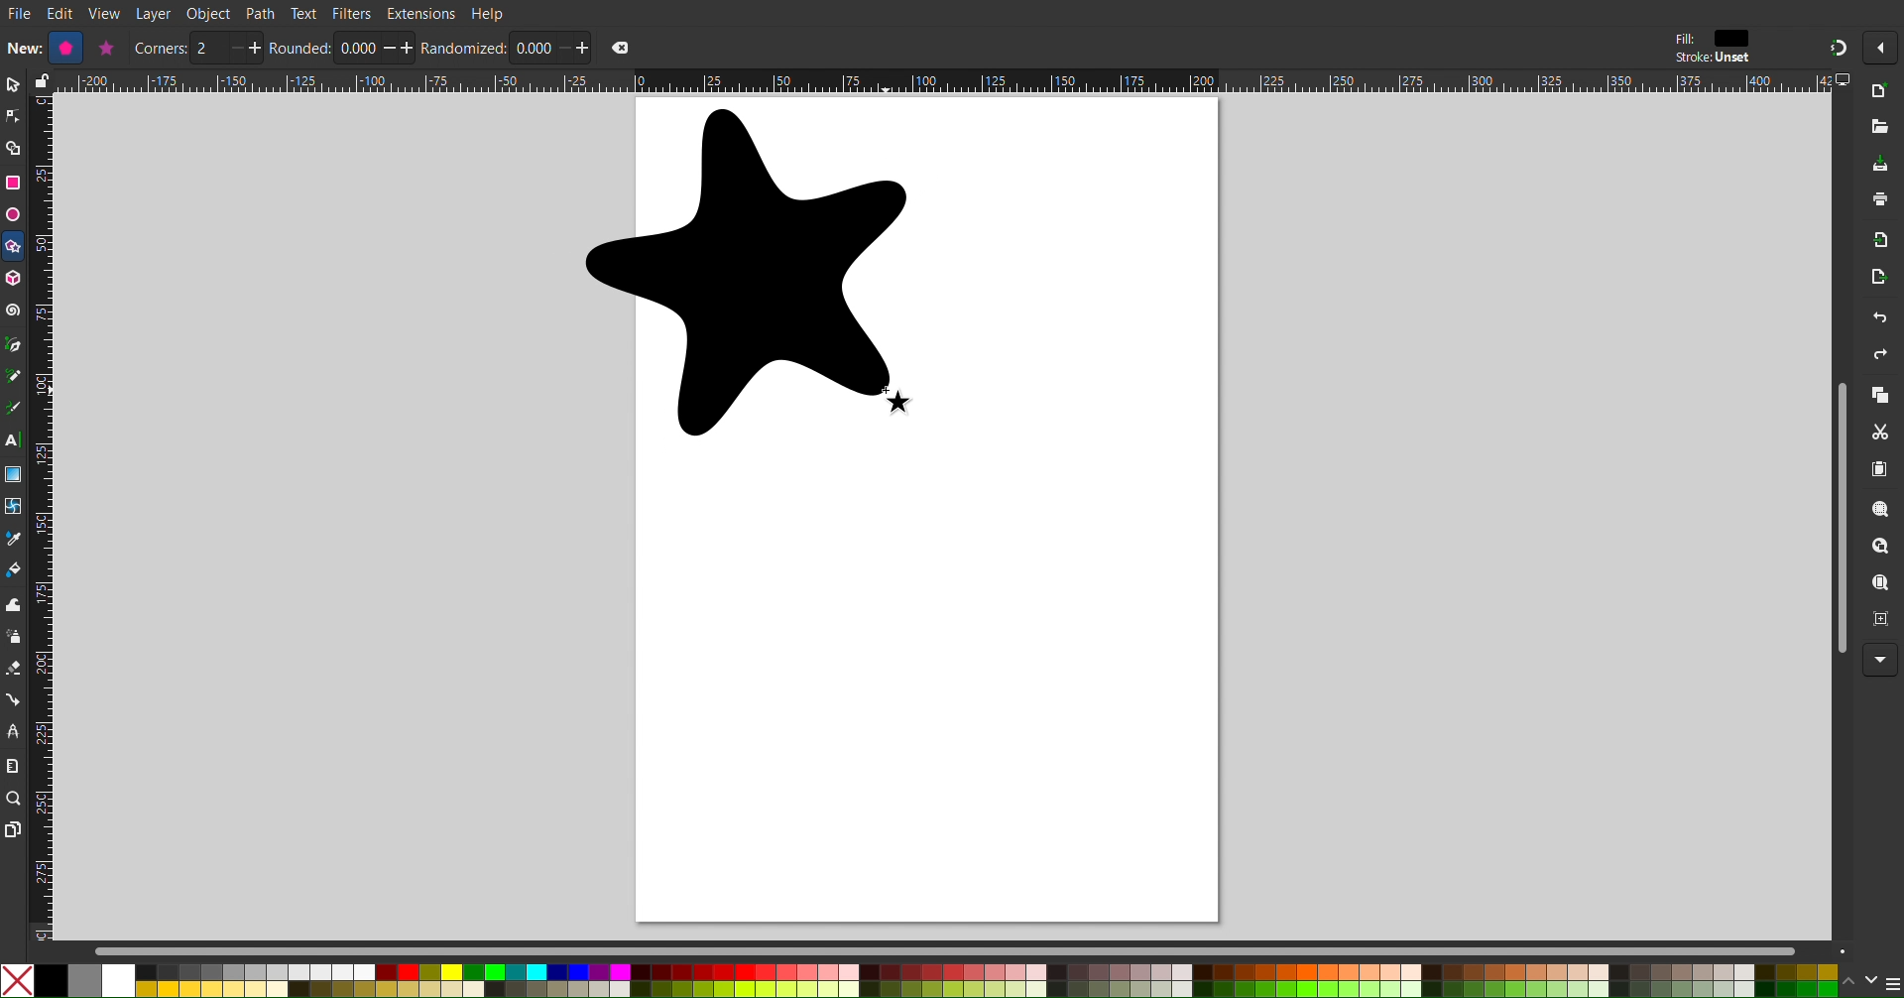  I want to click on Copy, so click(1880, 397).